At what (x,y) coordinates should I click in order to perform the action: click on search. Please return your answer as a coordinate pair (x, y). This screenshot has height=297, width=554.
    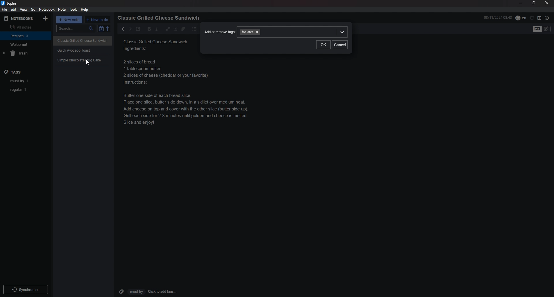
    Looking at the image, I should click on (76, 29).